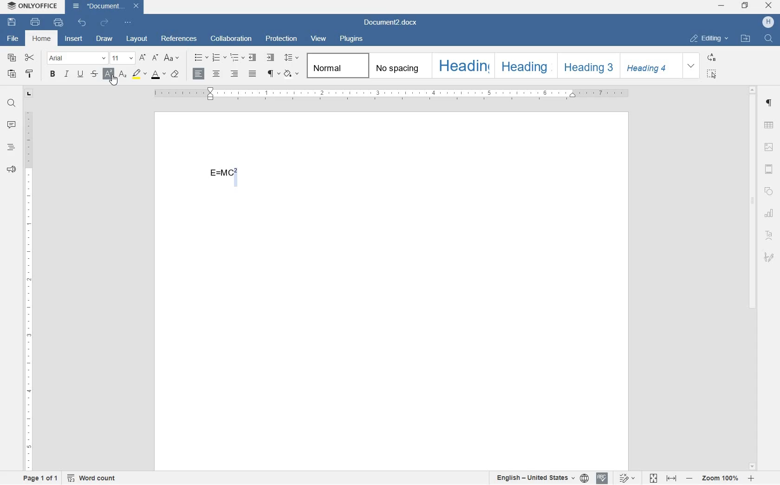 The image size is (780, 485). Describe the element at coordinates (181, 38) in the screenshot. I see `references` at that location.